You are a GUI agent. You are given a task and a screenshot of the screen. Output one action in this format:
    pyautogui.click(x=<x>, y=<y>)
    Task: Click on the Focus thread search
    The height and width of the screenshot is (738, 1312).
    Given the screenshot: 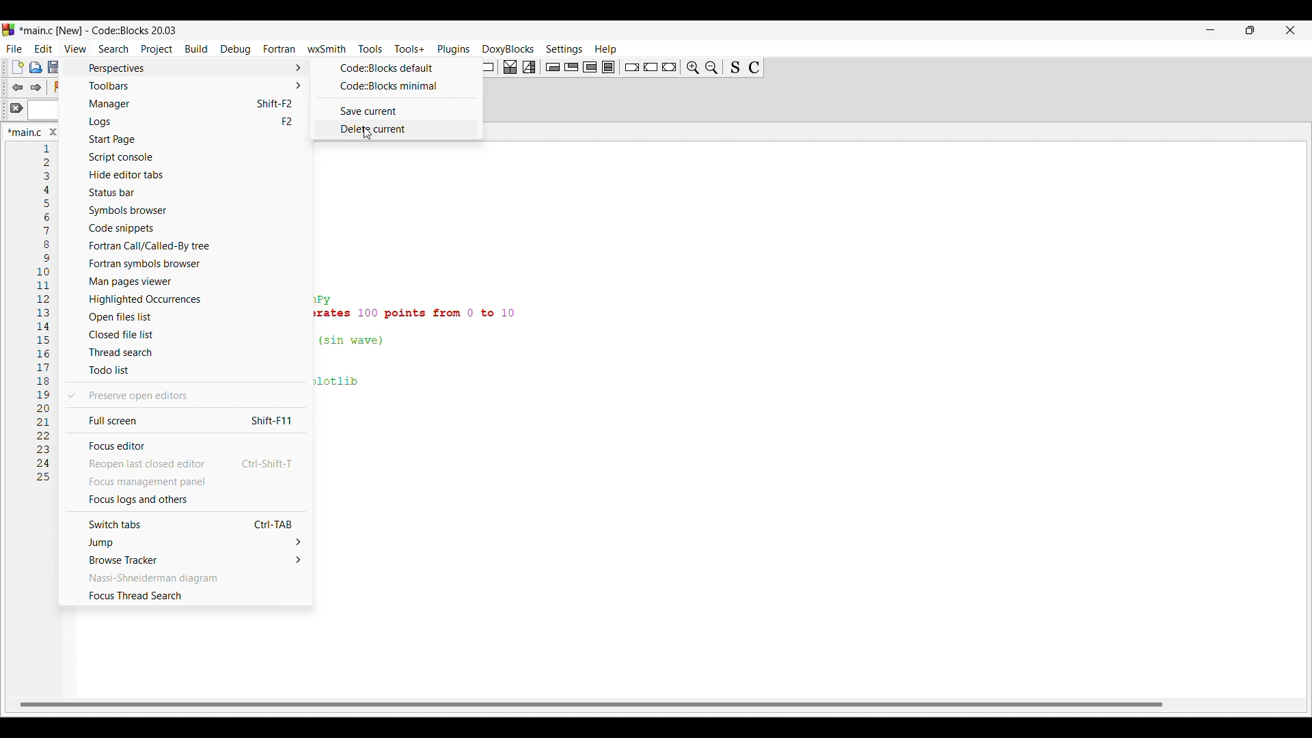 What is the action you would take?
    pyautogui.click(x=184, y=595)
    